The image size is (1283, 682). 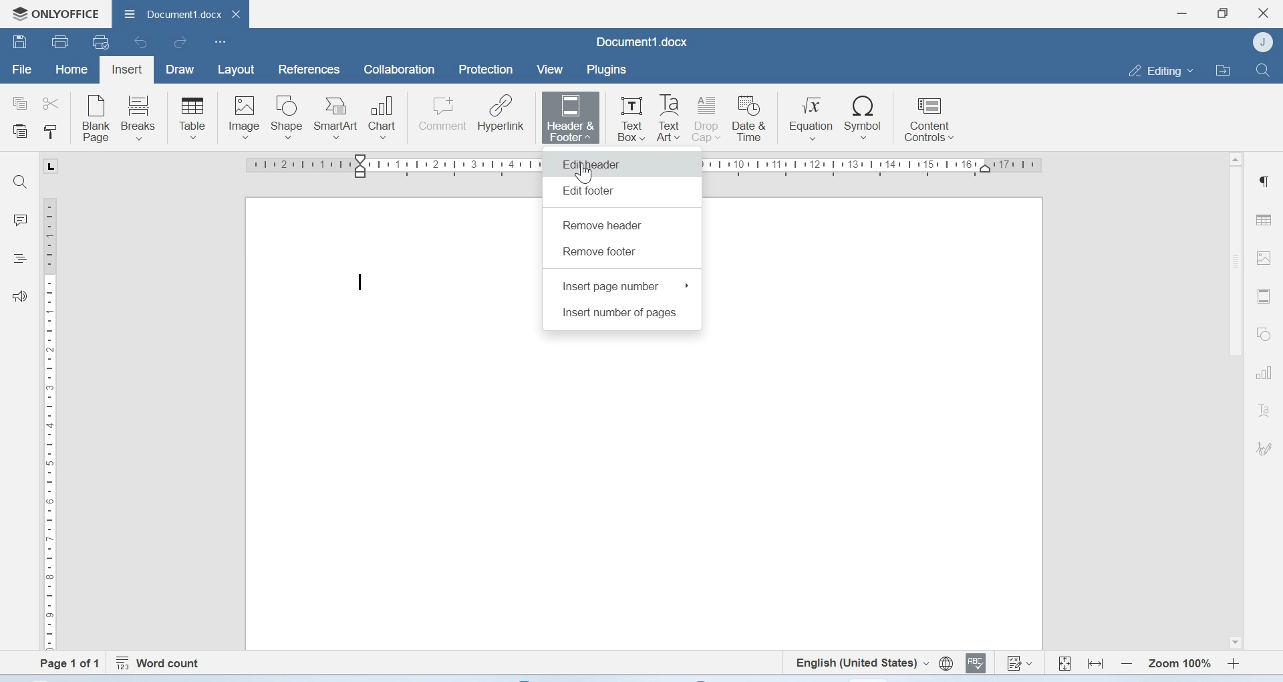 What do you see at coordinates (1232, 267) in the screenshot?
I see `Scrollbar` at bounding box center [1232, 267].